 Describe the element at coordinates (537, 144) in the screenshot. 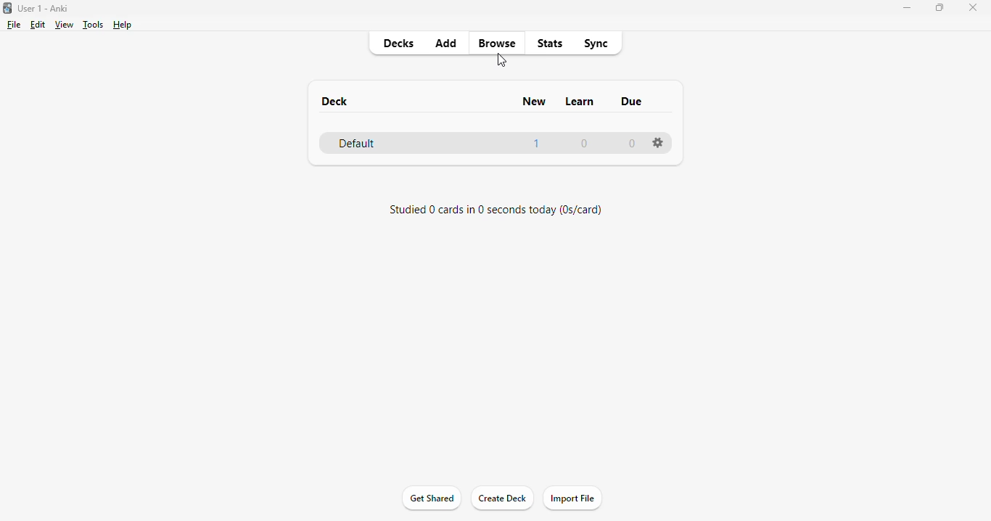

I see `1` at that location.